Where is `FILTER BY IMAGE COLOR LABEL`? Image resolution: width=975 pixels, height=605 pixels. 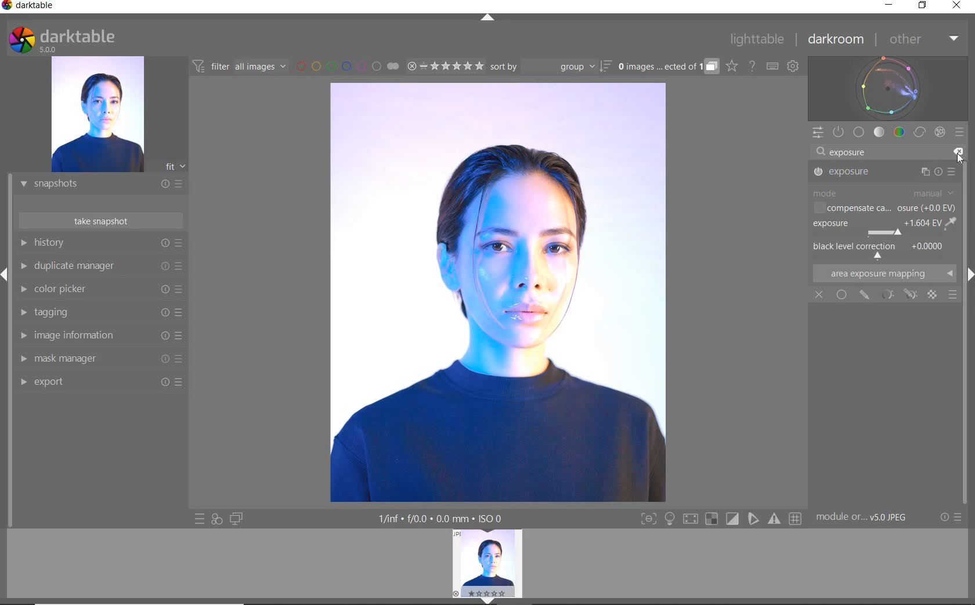
FILTER BY IMAGE COLOR LABEL is located at coordinates (348, 65).